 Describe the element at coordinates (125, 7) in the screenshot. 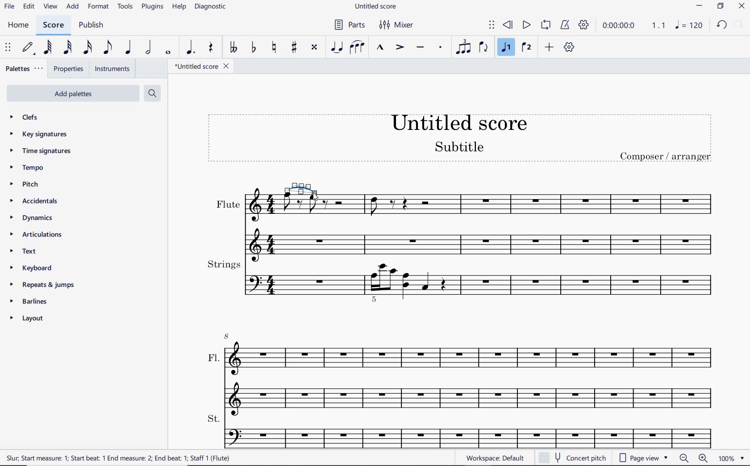

I see `tools` at that location.